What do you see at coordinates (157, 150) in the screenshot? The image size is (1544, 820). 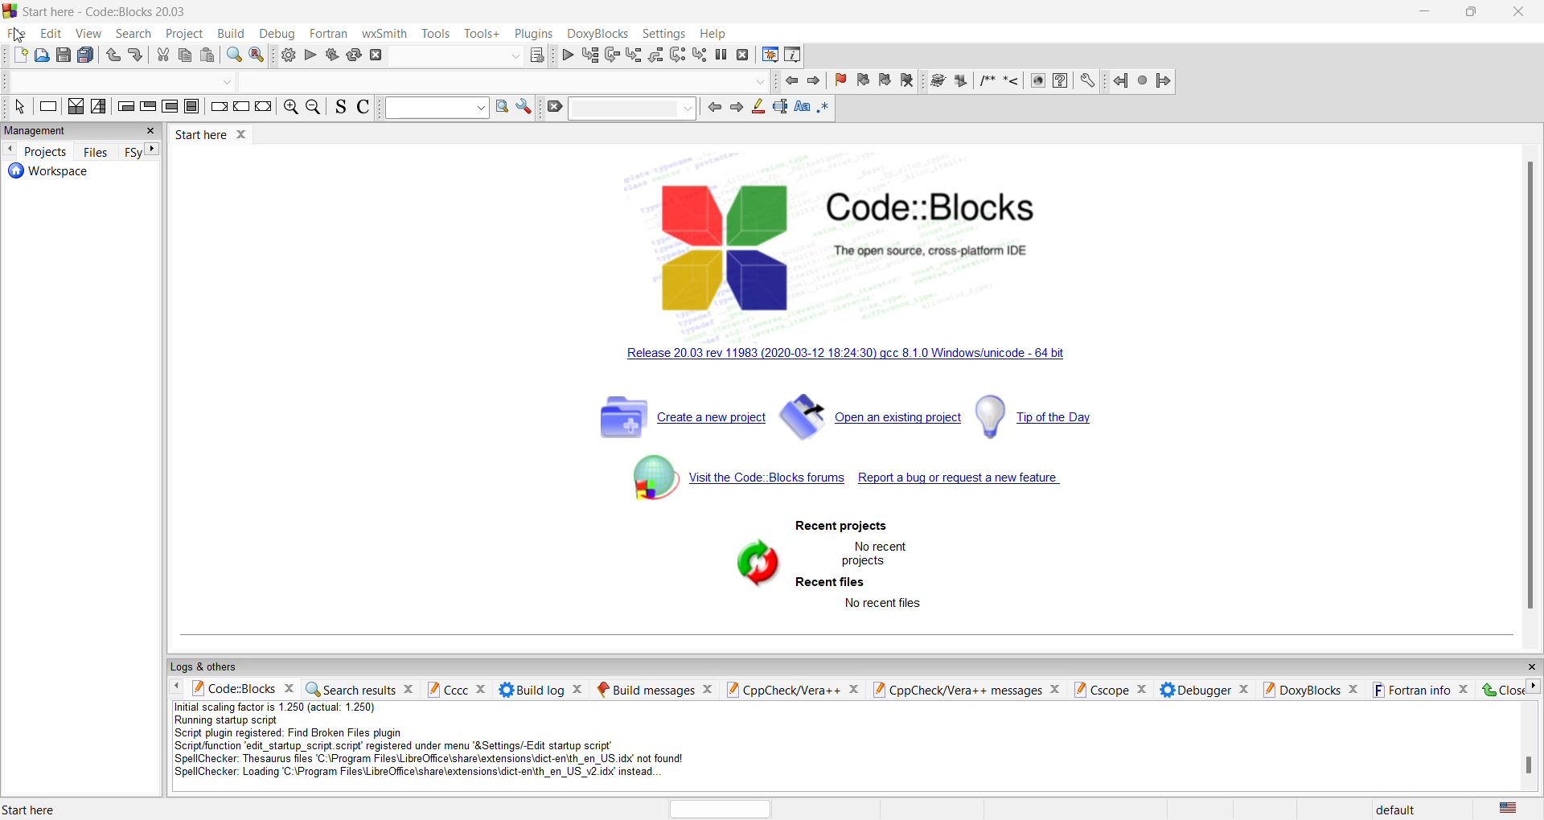 I see `move right` at bounding box center [157, 150].